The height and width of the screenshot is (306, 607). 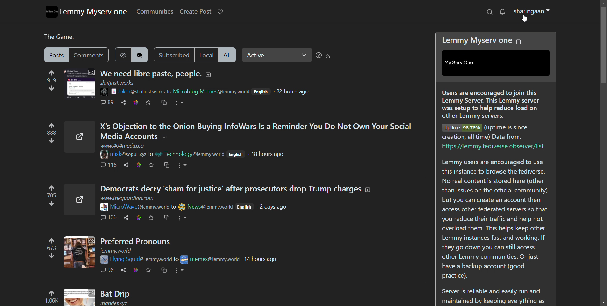 What do you see at coordinates (208, 75) in the screenshot?
I see `expand` at bounding box center [208, 75].